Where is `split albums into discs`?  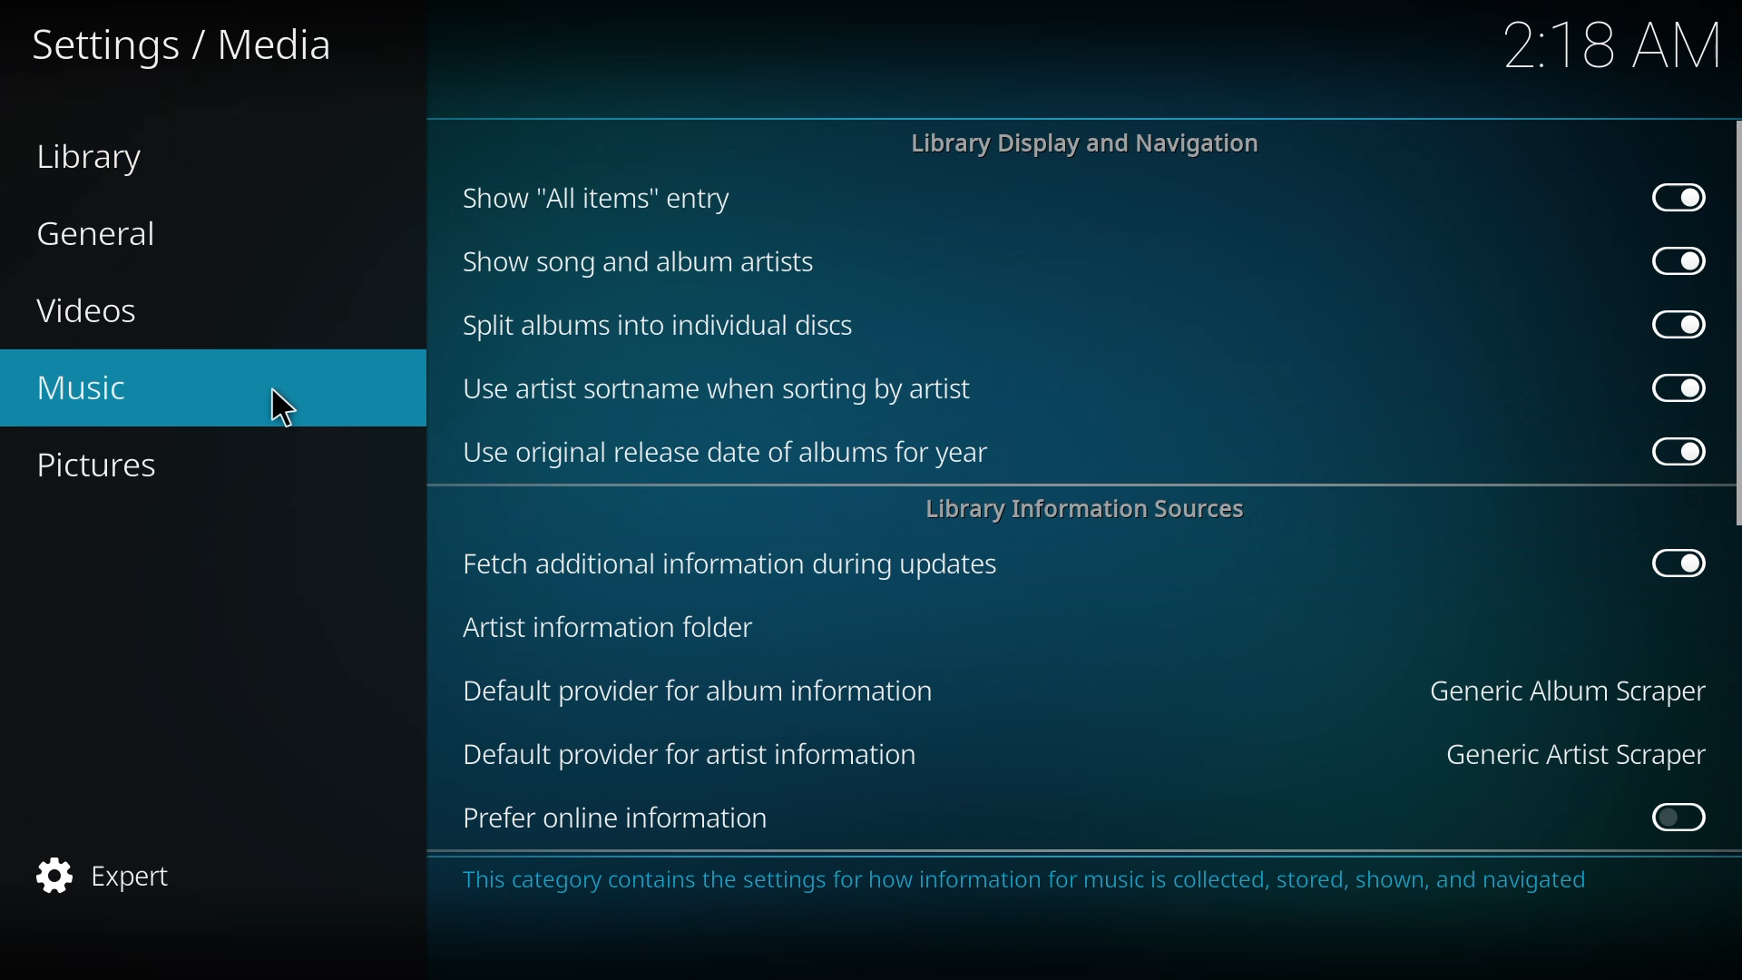 split albums into discs is located at coordinates (655, 323).